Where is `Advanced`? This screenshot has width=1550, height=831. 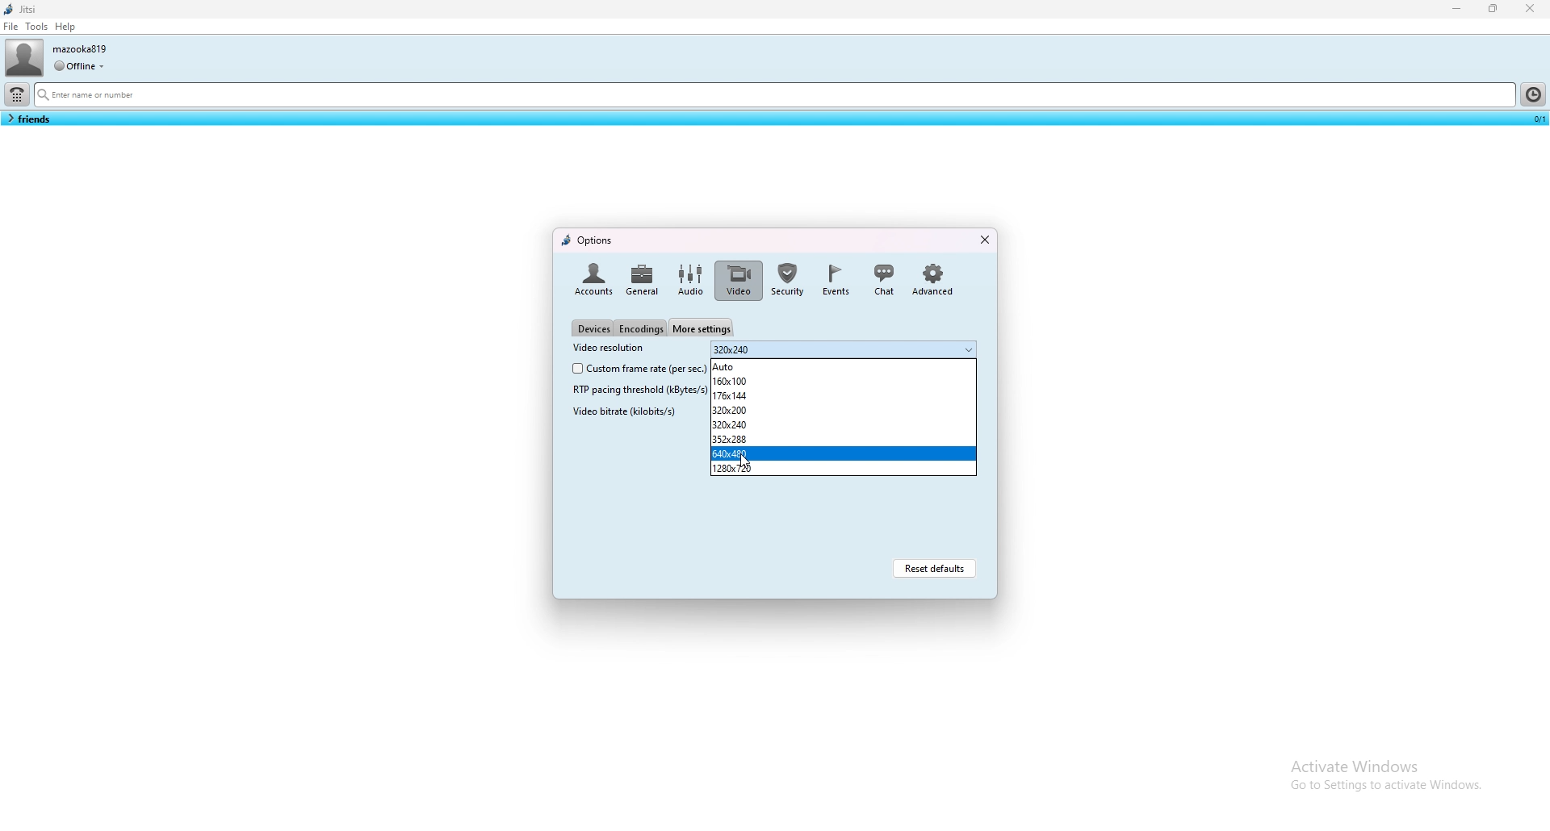 Advanced is located at coordinates (933, 278).